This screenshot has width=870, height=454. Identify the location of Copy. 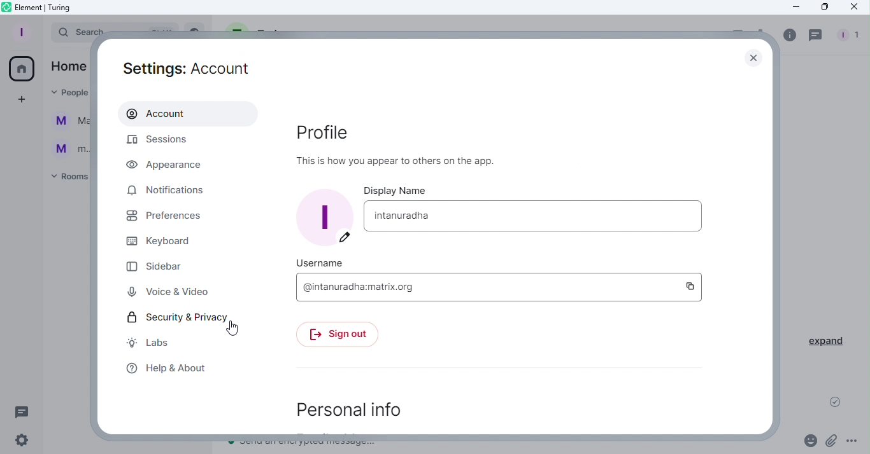
(690, 285).